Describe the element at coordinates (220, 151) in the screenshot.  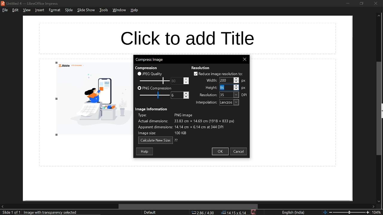
I see `ok` at that location.